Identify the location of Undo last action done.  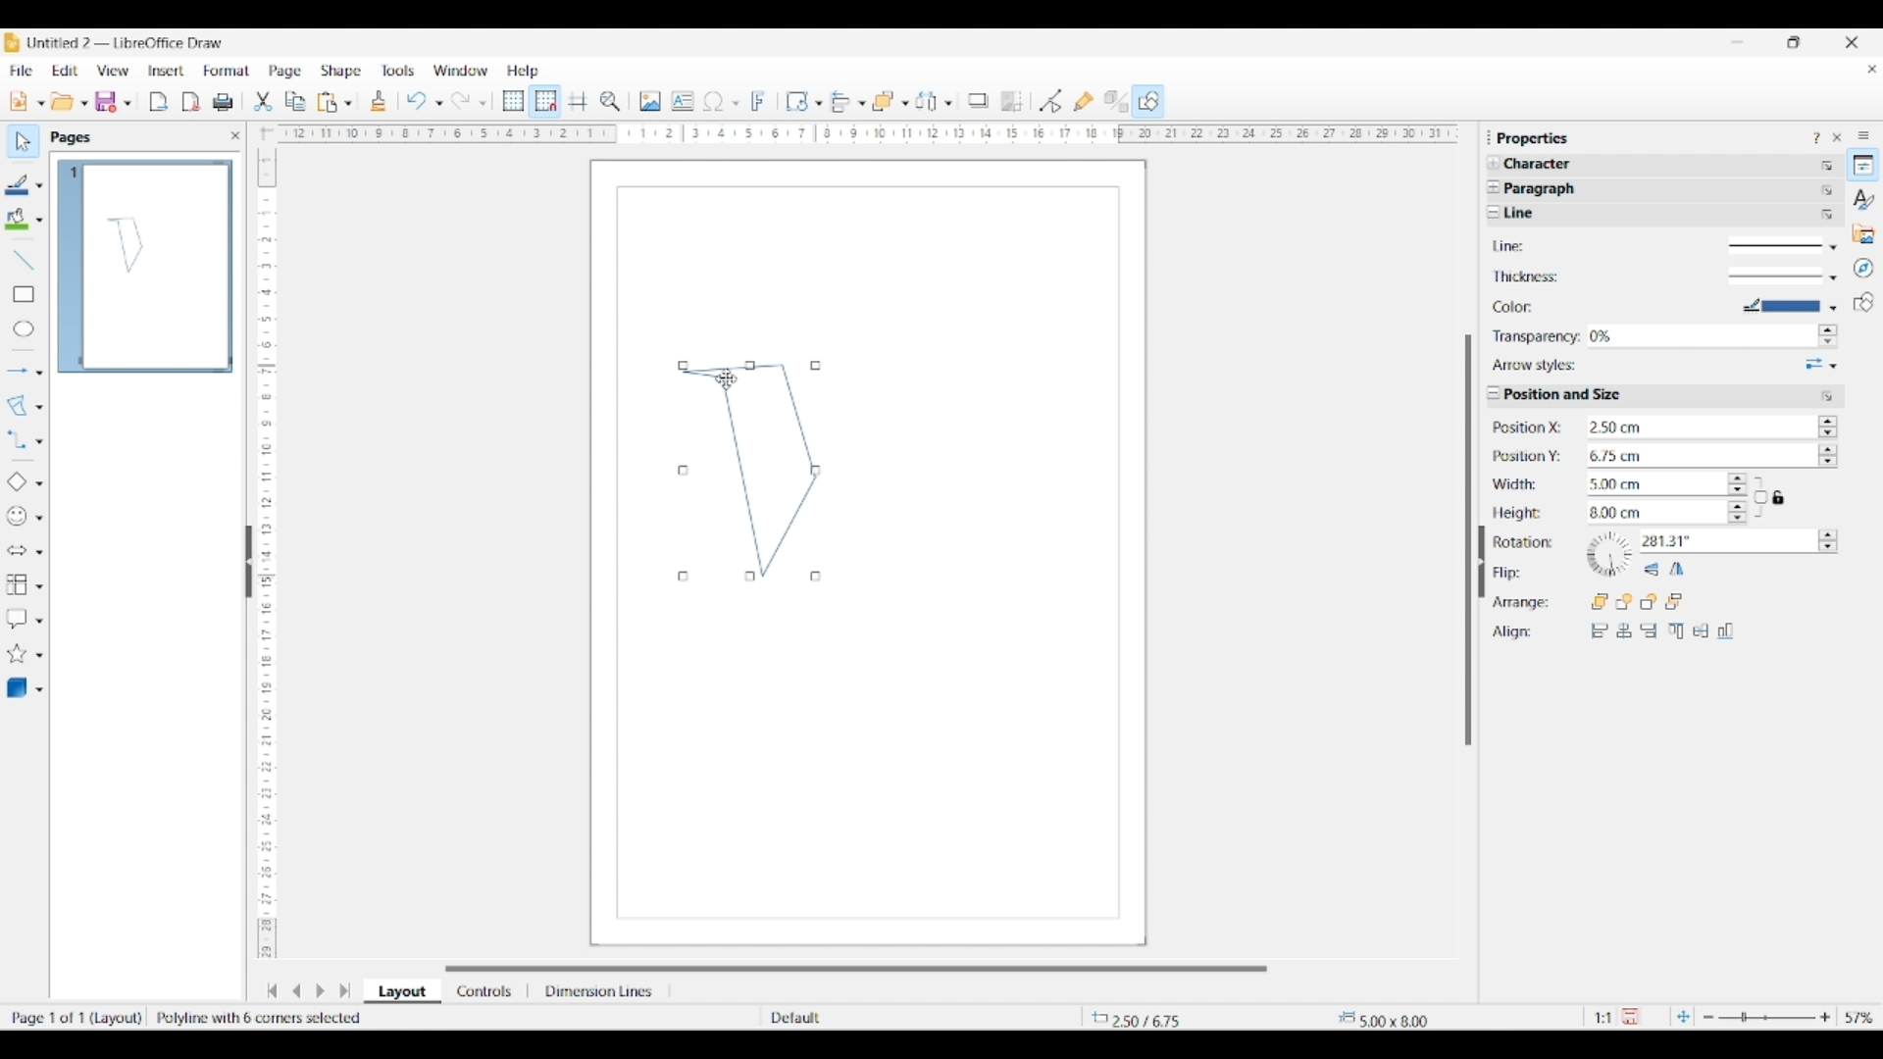
(417, 100).